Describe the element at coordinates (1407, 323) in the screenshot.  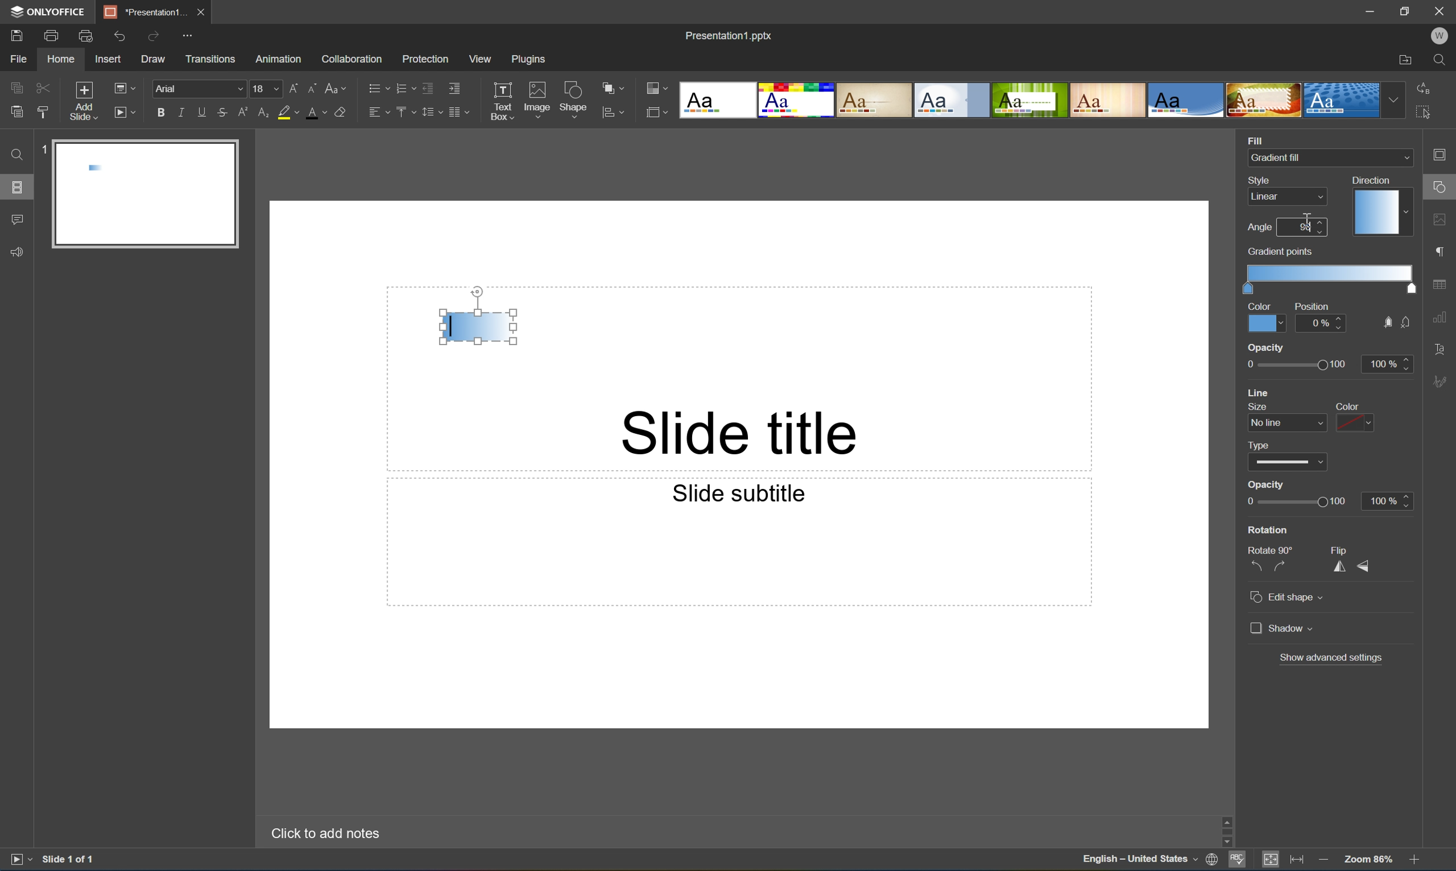
I see `no fill` at that location.